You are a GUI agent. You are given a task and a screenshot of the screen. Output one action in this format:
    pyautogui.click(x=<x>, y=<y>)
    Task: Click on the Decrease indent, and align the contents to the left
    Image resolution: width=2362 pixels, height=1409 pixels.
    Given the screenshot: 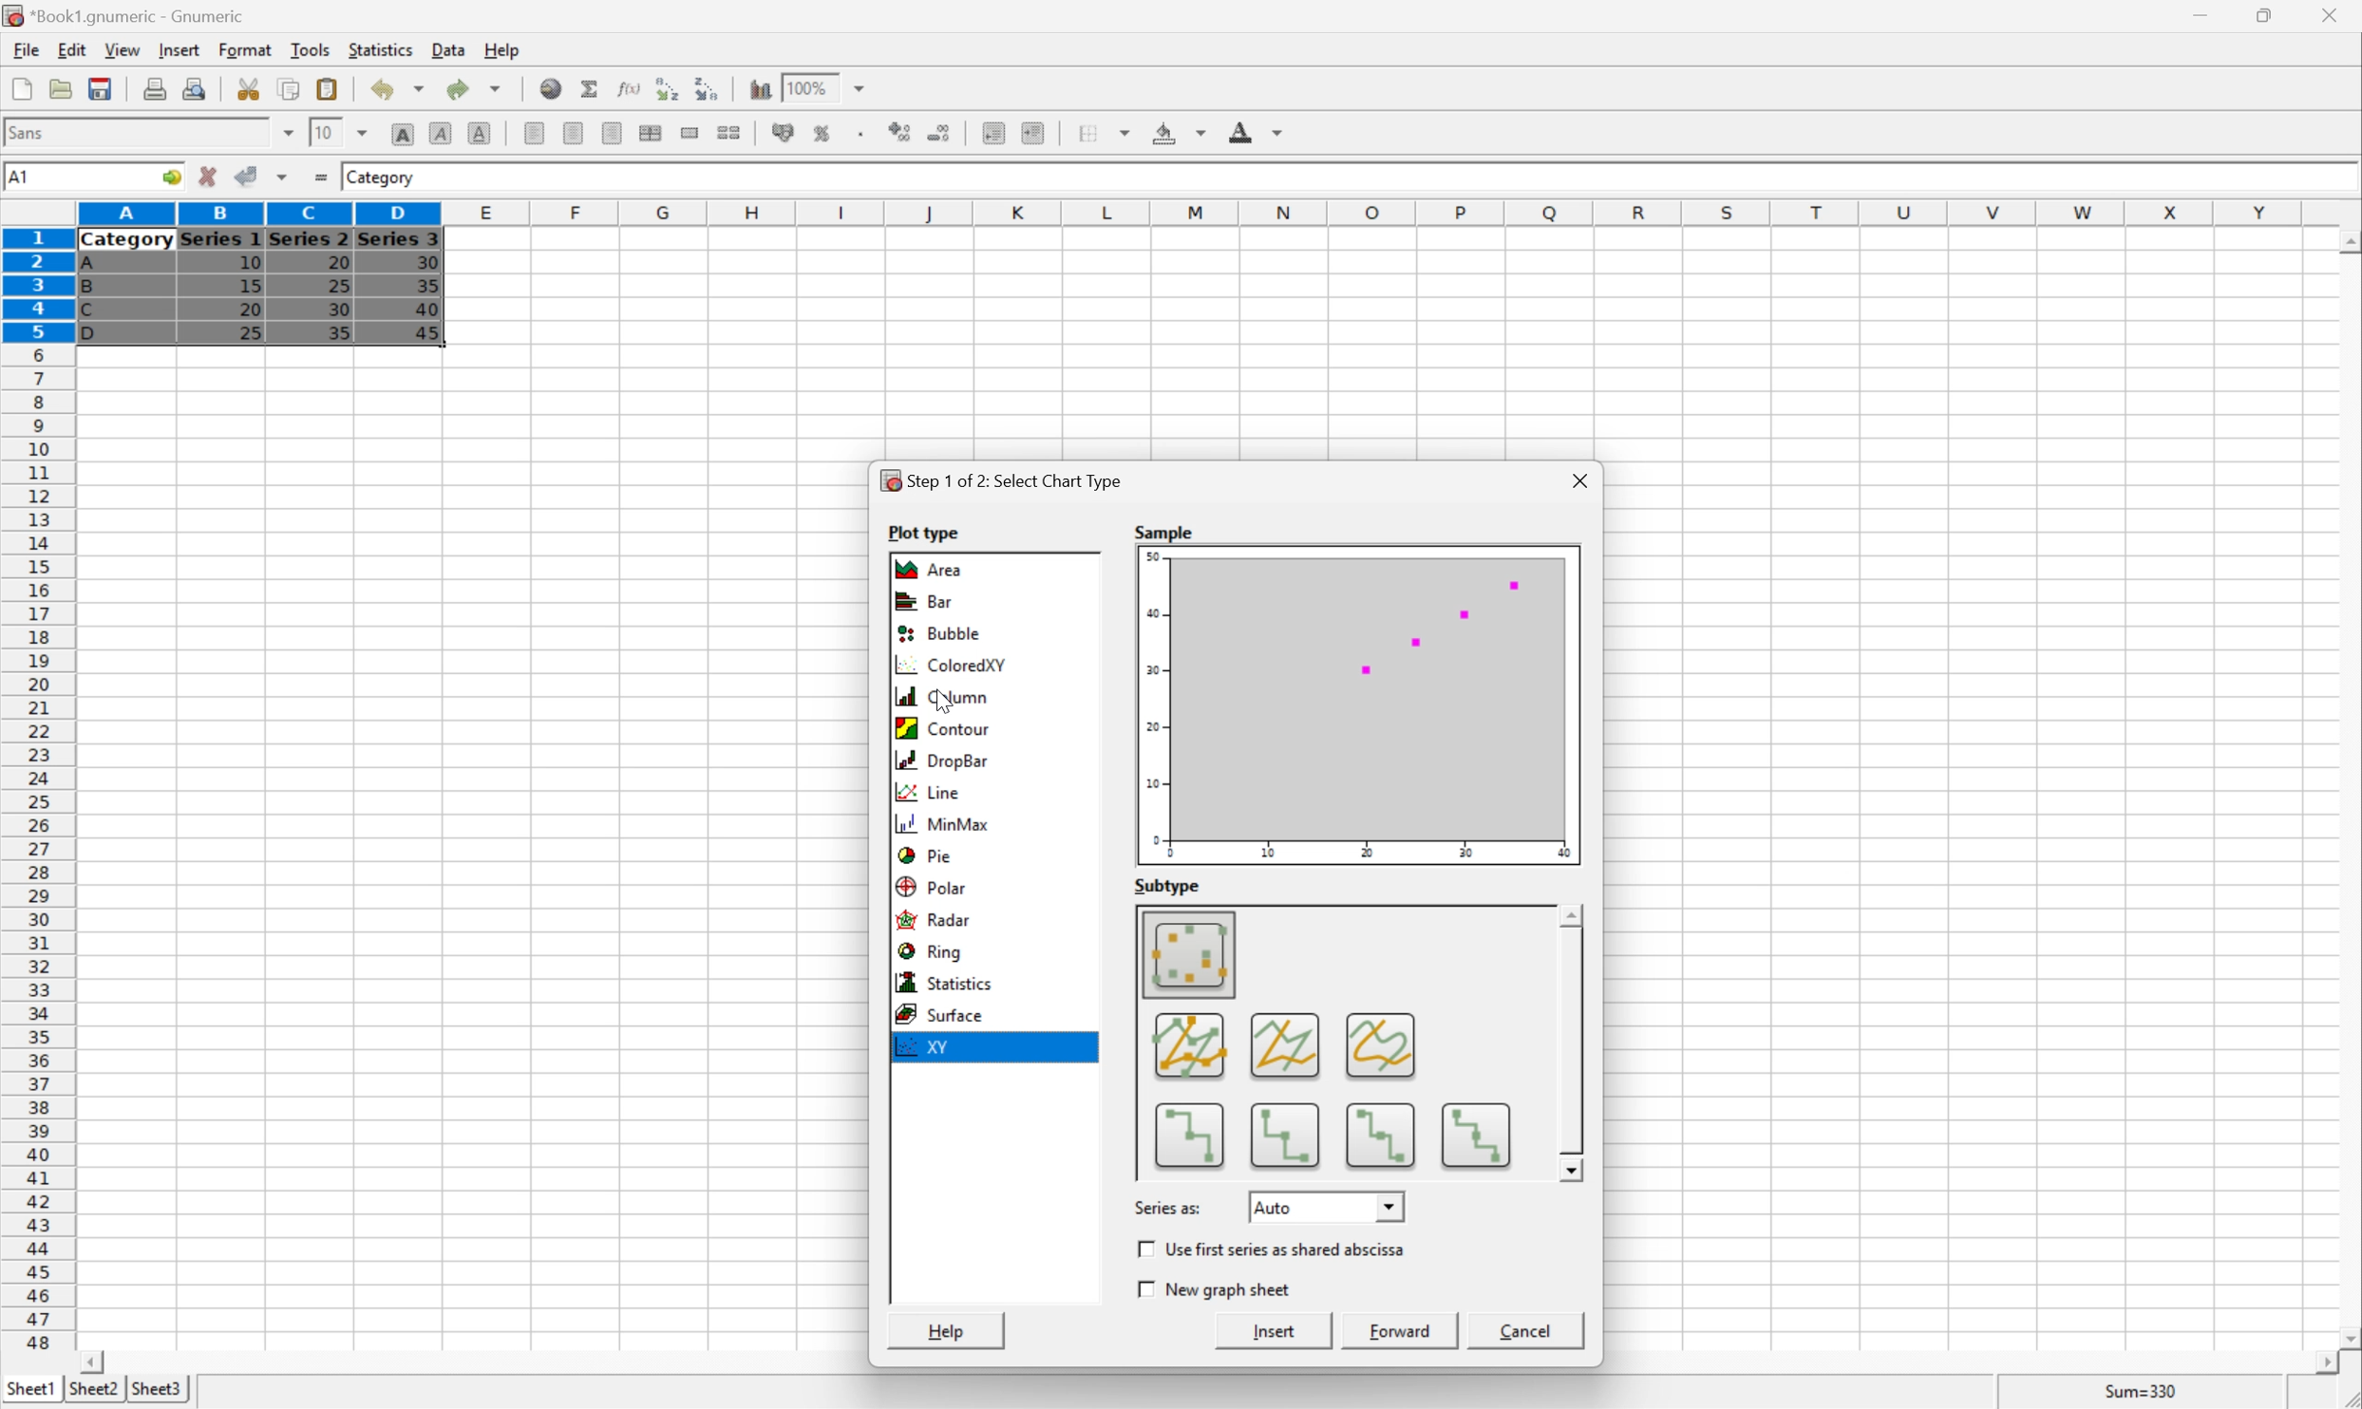 What is the action you would take?
    pyautogui.click(x=992, y=133)
    